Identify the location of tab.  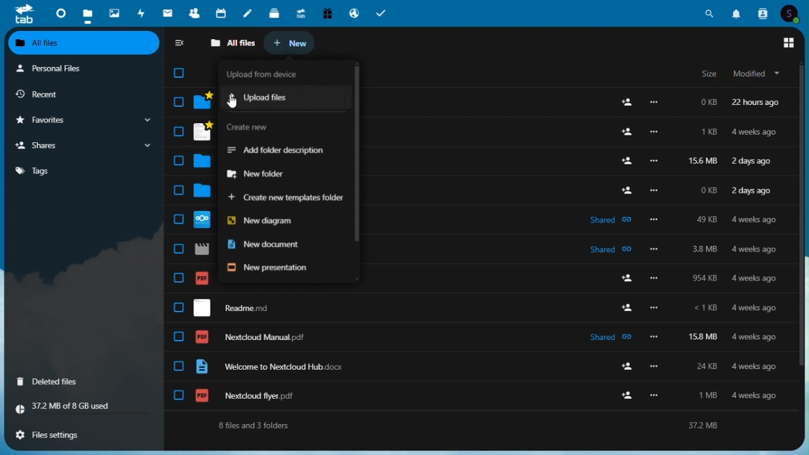
(23, 14).